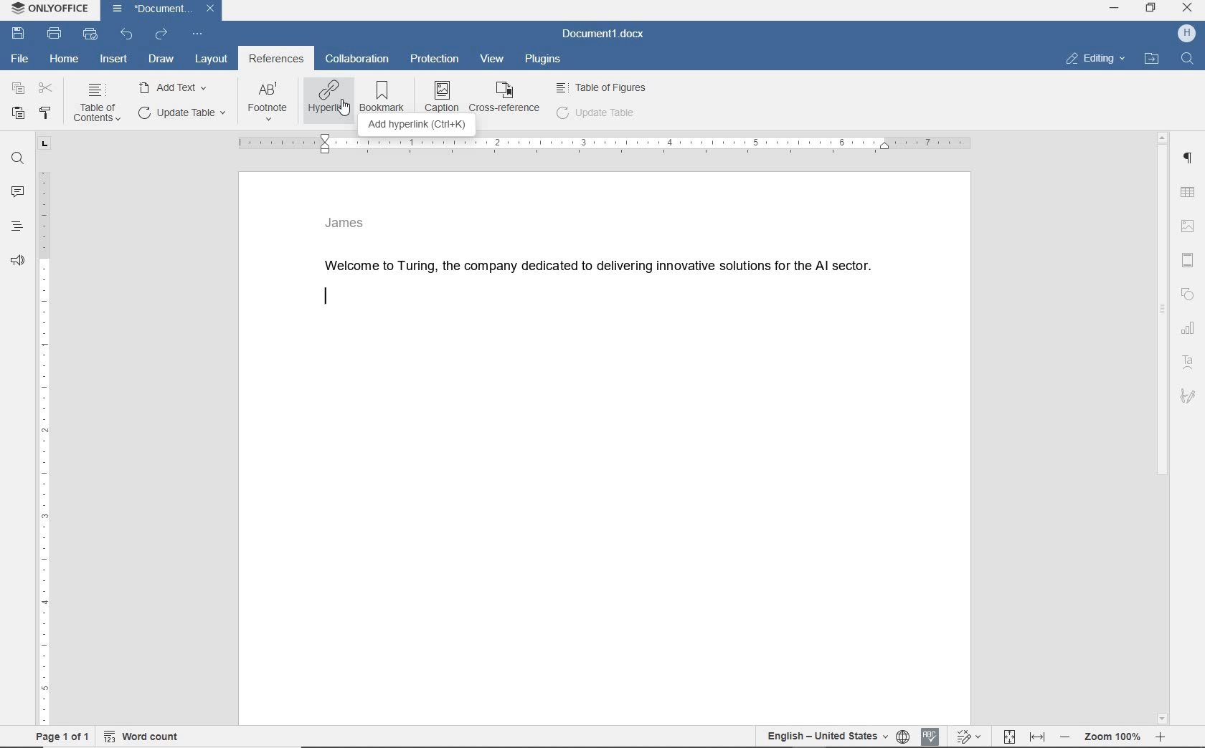  I want to click on ruler, so click(602, 144).